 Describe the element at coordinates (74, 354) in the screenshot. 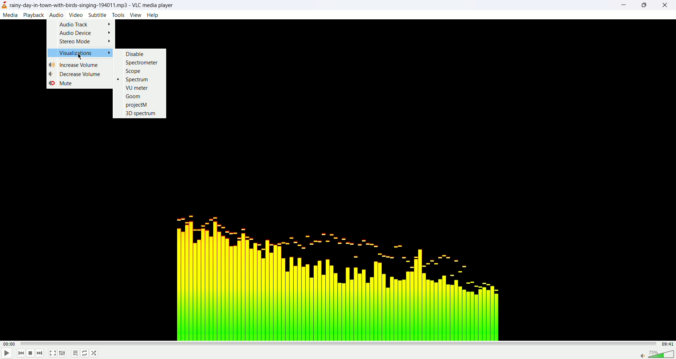

I see `playlist` at that location.